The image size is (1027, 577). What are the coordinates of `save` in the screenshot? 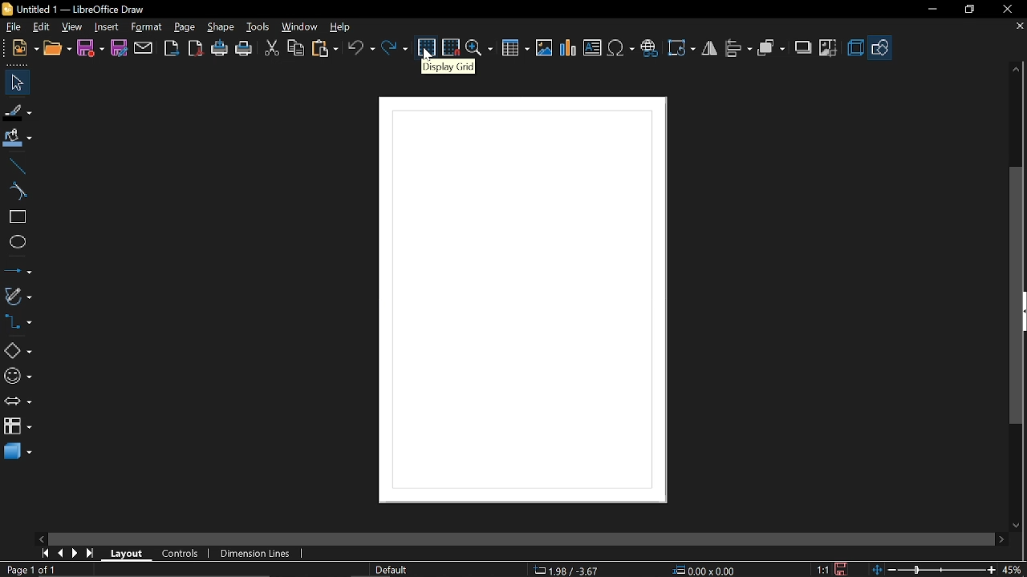 It's located at (90, 49).